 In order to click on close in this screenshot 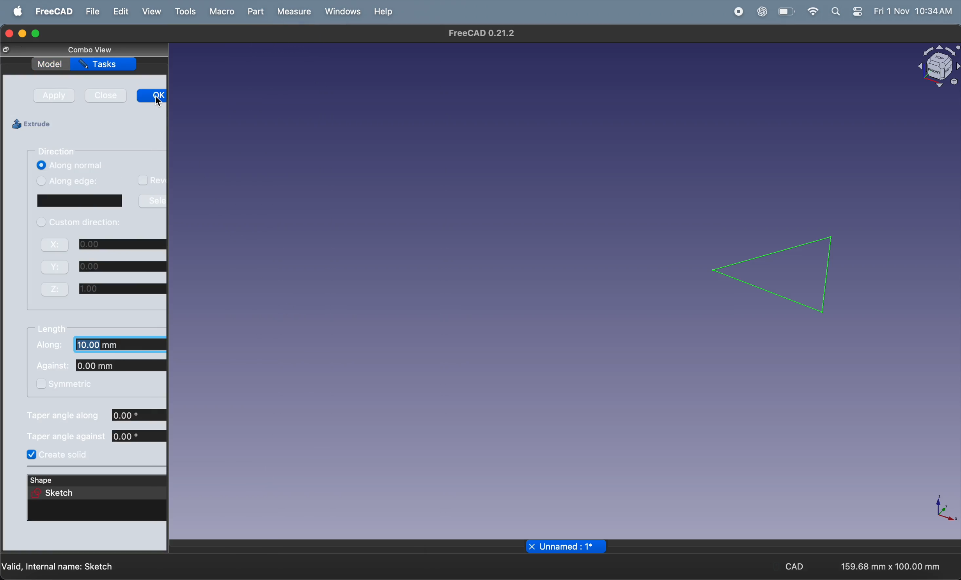, I will do `click(532, 546)`.